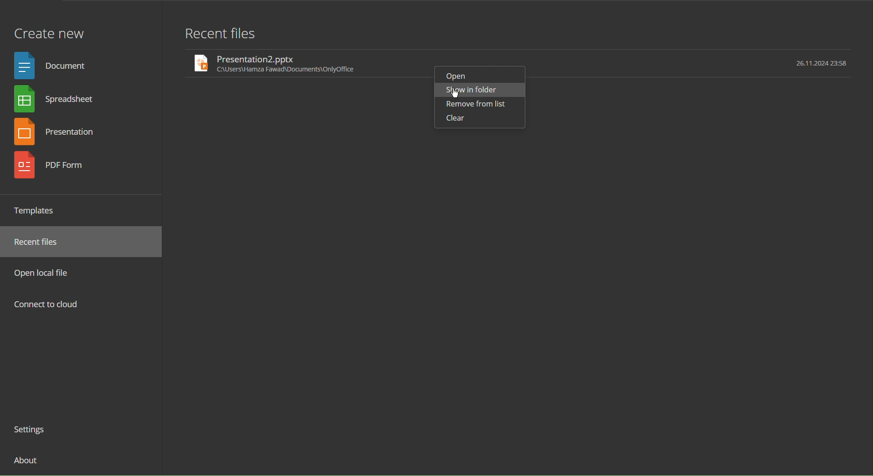 This screenshot has height=476, width=873. Describe the element at coordinates (477, 105) in the screenshot. I see `Remove from list` at that location.